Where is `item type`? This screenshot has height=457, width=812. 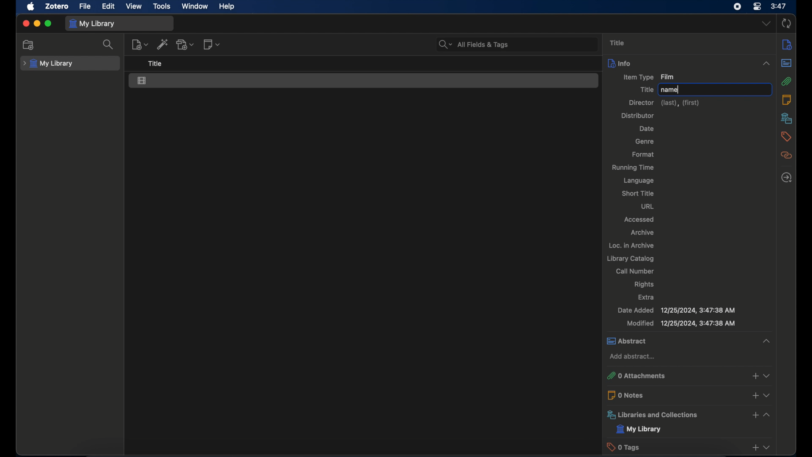
item type is located at coordinates (648, 77).